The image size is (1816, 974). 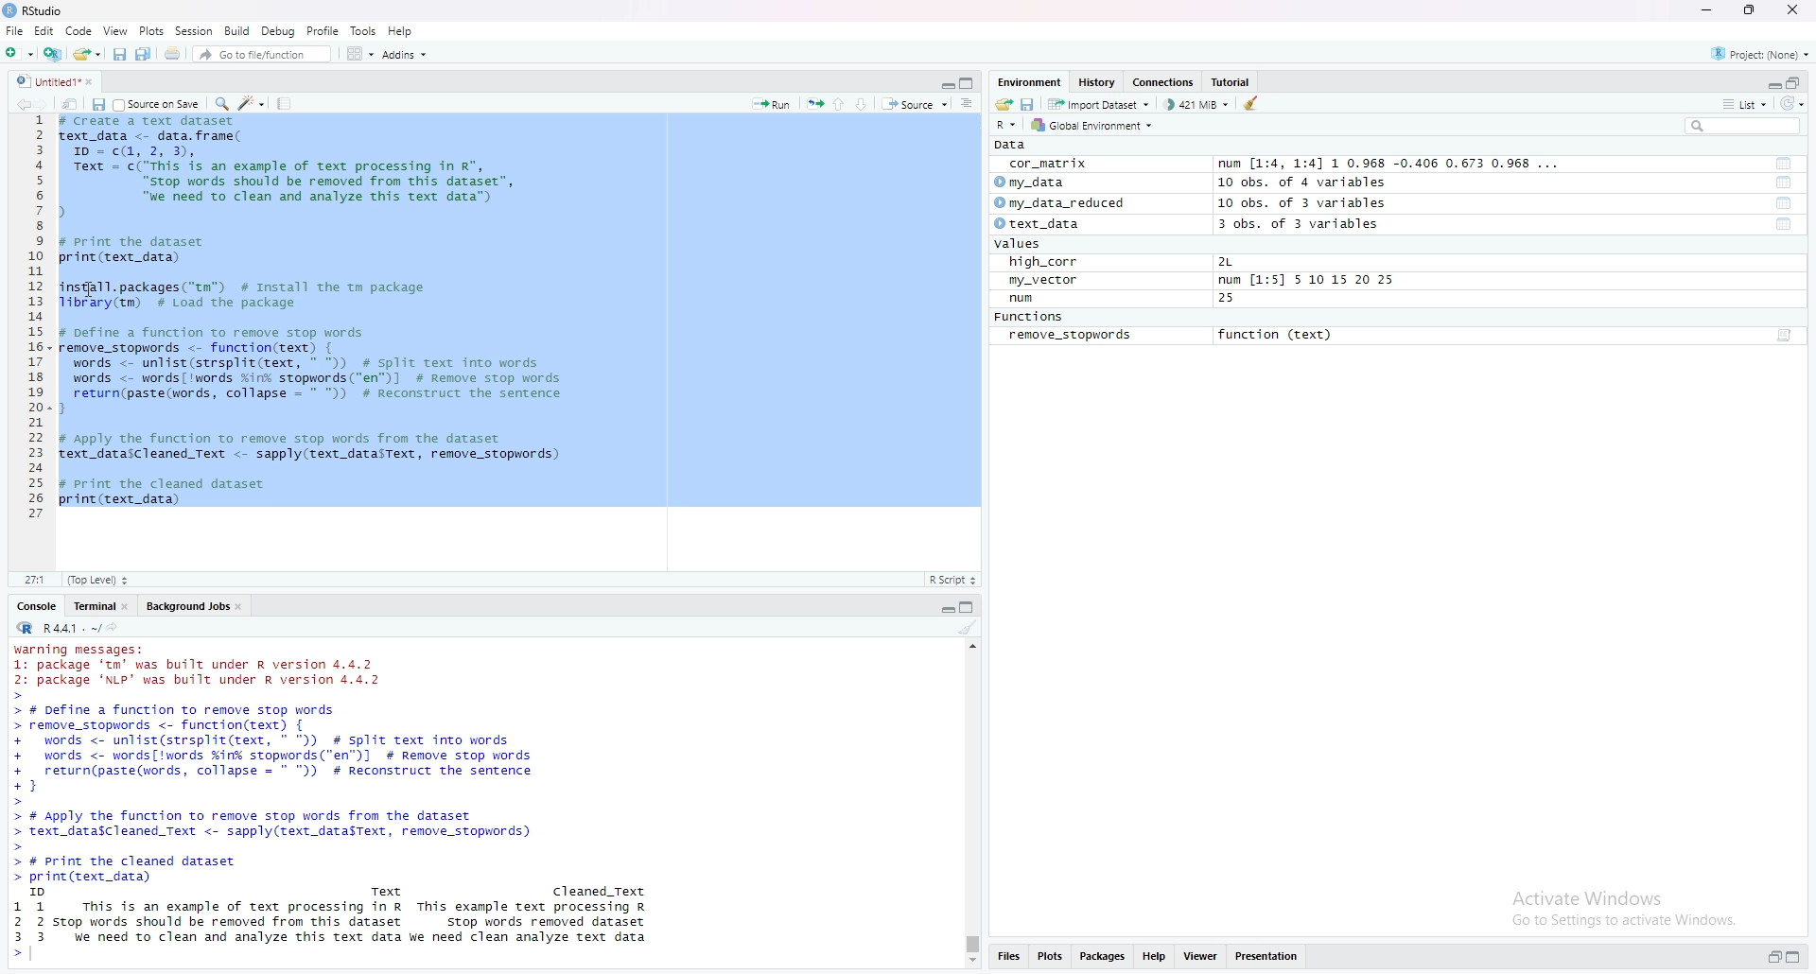 What do you see at coordinates (94, 290) in the screenshot?
I see `cursor` at bounding box center [94, 290].